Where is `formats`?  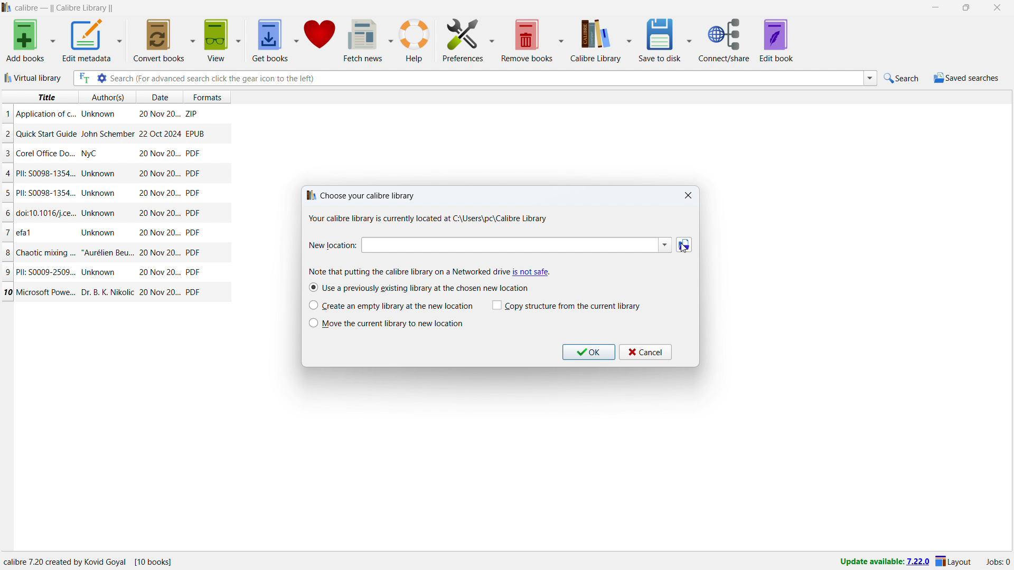
formats is located at coordinates (212, 96).